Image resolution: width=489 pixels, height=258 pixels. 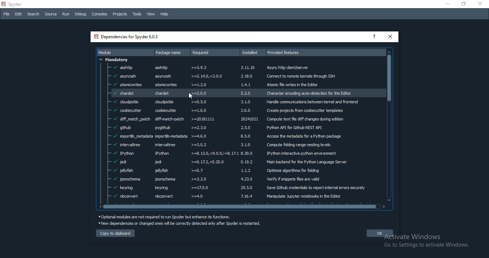 What do you see at coordinates (237, 125) in the screenshot?
I see `dependencies table` at bounding box center [237, 125].